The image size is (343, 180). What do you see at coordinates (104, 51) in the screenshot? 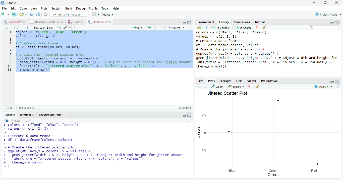
I see `Chlars <= c{ NaS’, Bias", "Wren

values <- (1, 2, 3

¢ Create a data frame

Sf < data.frame(colors, values)

# Create the jittered scatter plot

Ggp1ot (df, aes(x = colors, y = values) +
geom_jitrer (width = 0.2, height = 0.2) + # Adjust width and height for jitter amount
Tabs(zitle = "yitrered Scatter Plot’, x = “Colors”, y = "values”) +
theme_minimal ()` at bounding box center [104, 51].